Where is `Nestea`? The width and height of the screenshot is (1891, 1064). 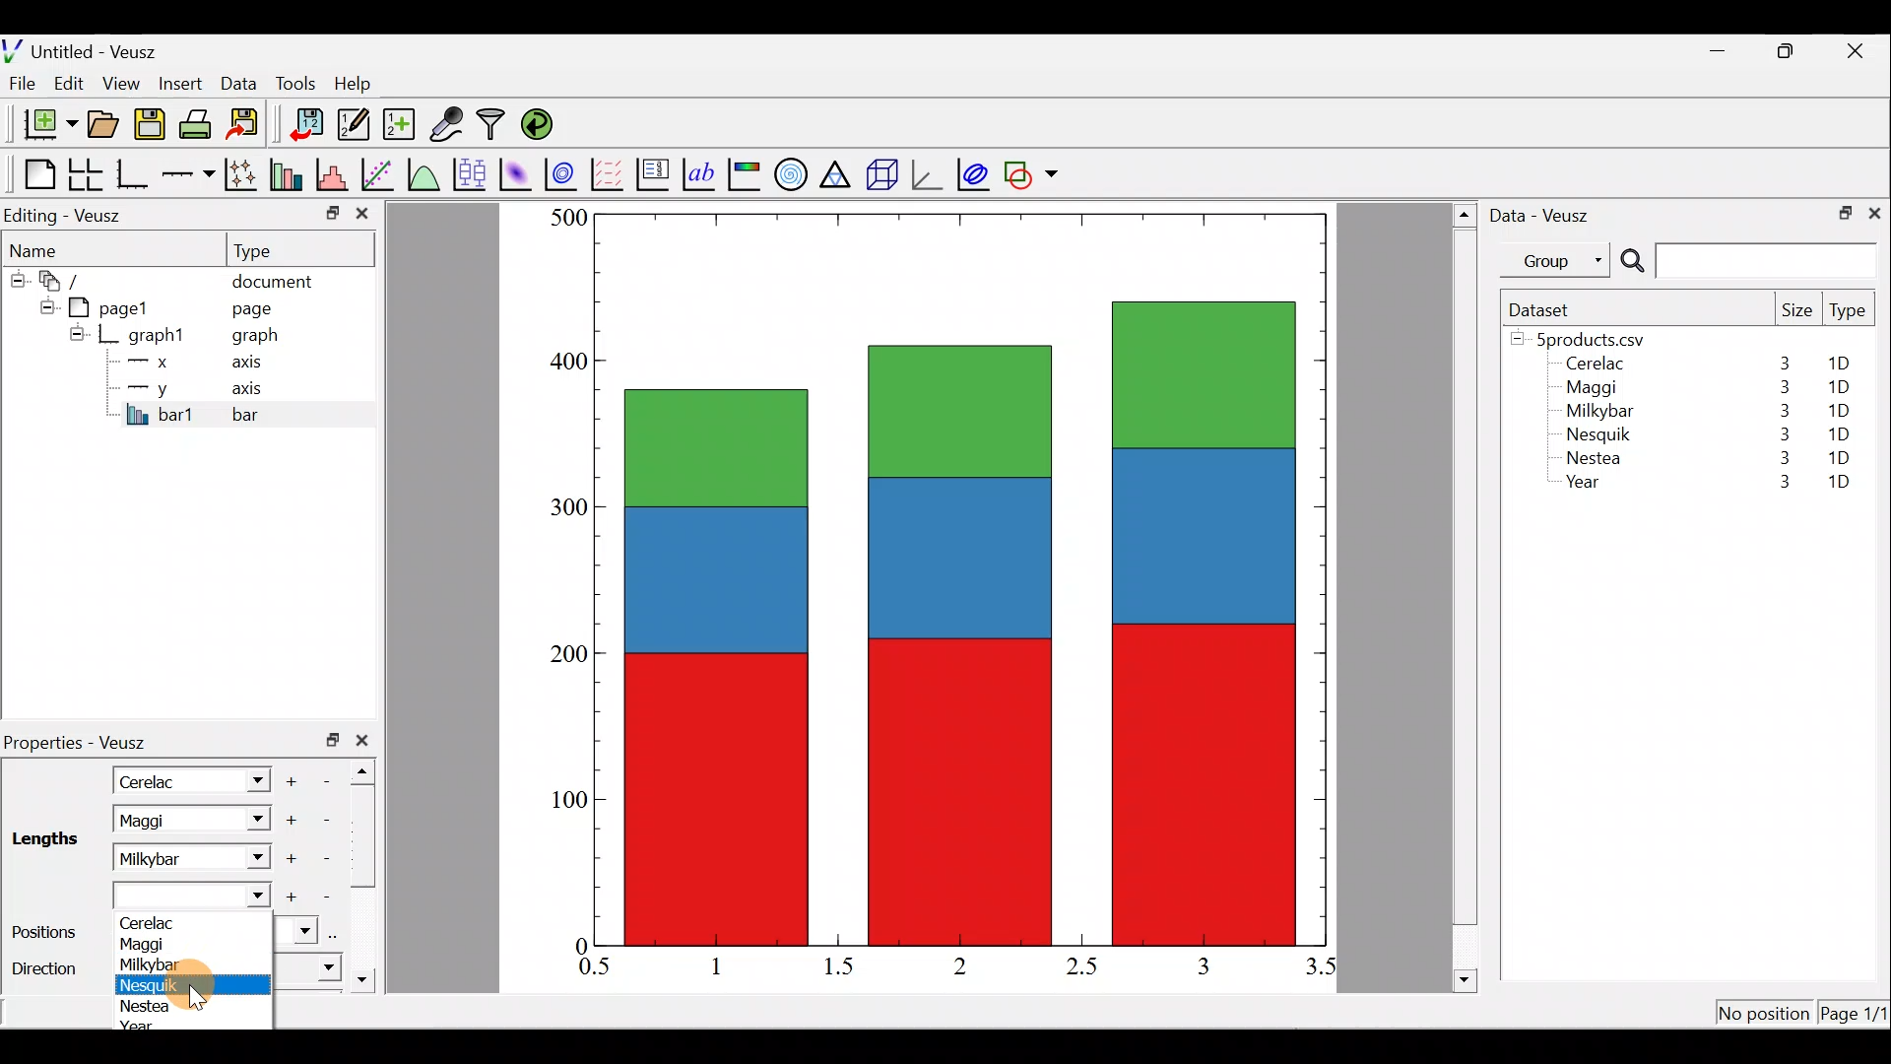
Nestea is located at coordinates (1595, 458).